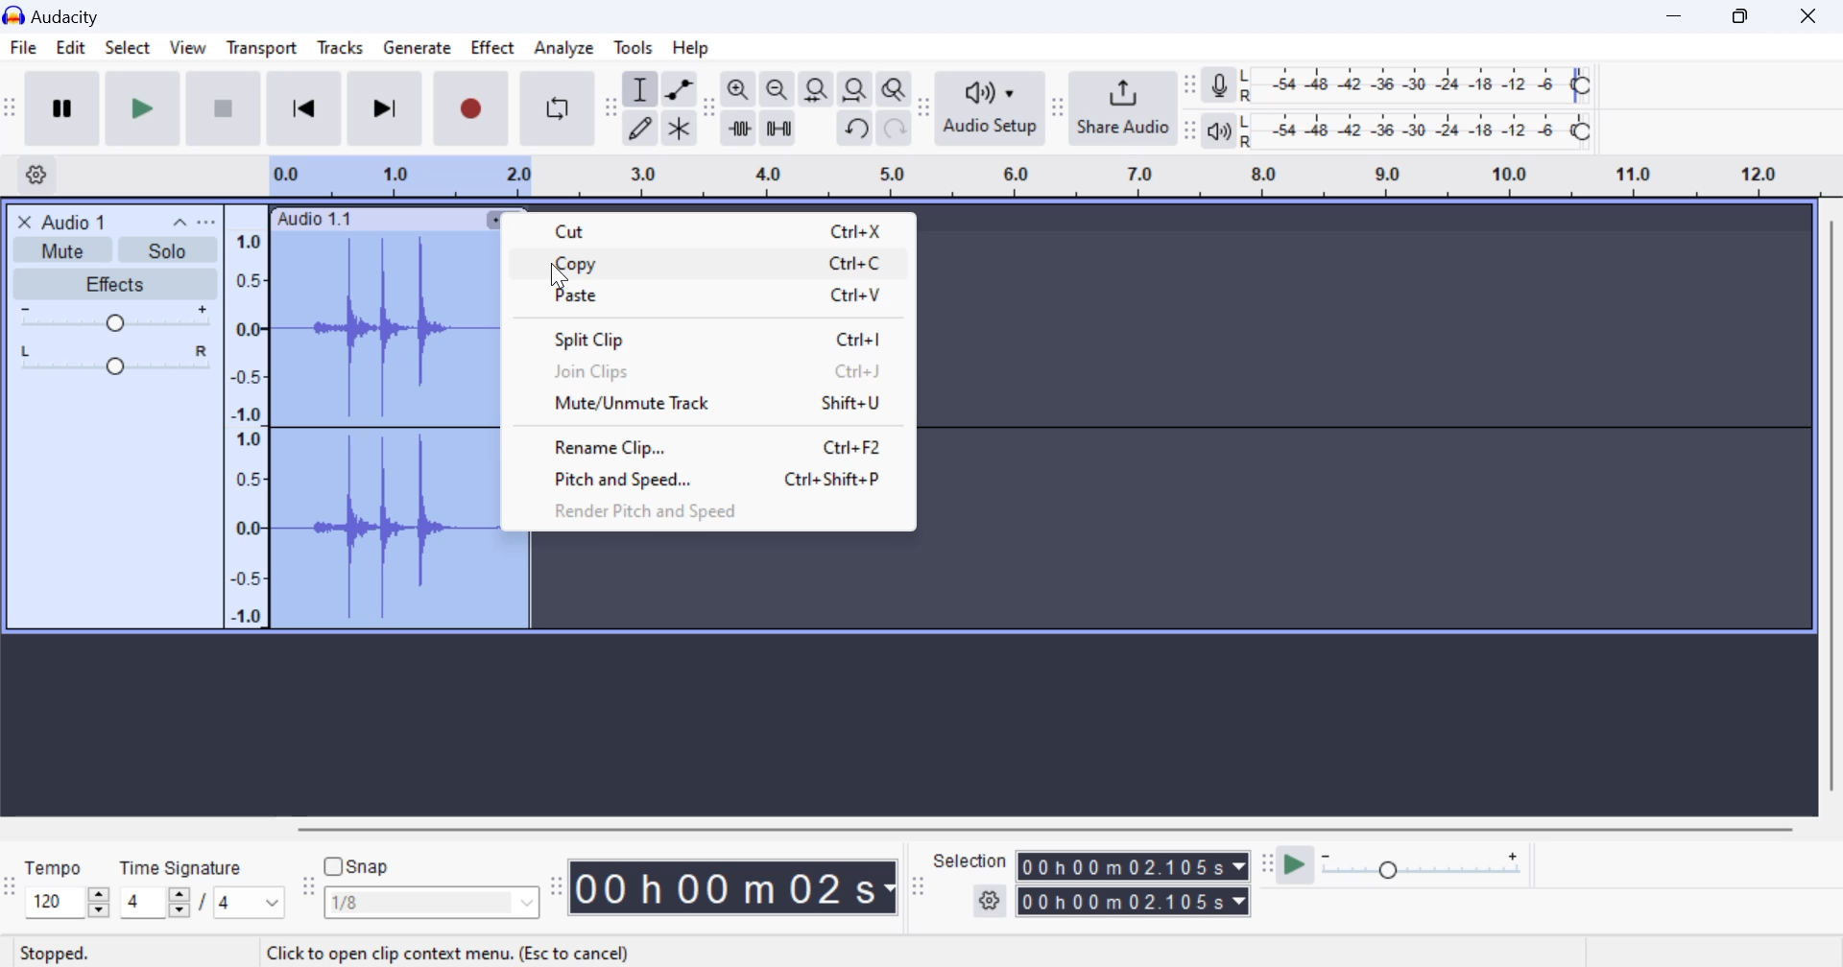 The height and width of the screenshot is (967, 1843). I want to click on Rename Clip, so click(699, 447).